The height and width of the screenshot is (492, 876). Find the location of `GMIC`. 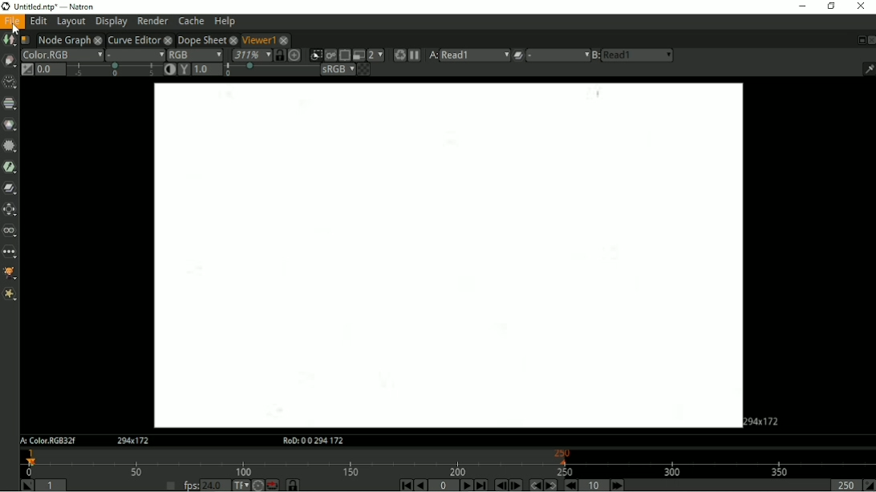

GMIC is located at coordinates (10, 273).